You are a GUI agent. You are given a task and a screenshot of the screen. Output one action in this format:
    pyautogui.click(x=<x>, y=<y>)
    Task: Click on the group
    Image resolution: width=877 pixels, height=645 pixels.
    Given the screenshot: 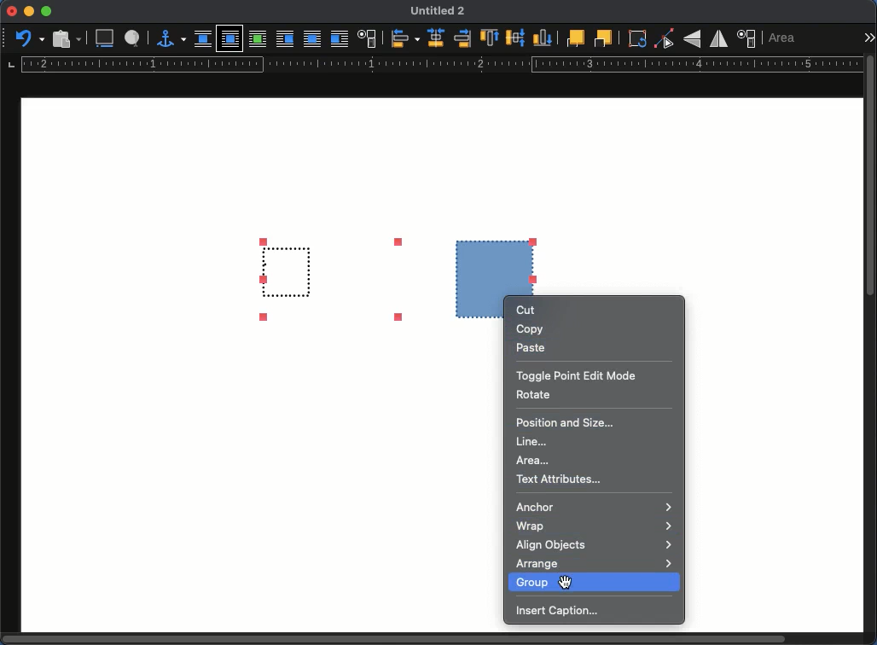 What is the action you would take?
    pyautogui.click(x=595, y=582)
    